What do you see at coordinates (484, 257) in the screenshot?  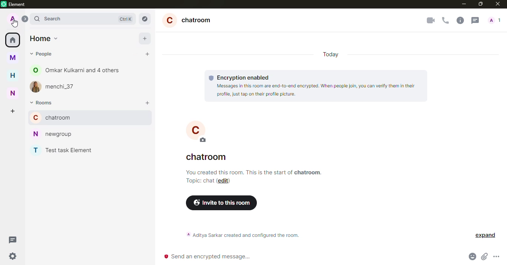 I see `attach` at bounding box center [484, 257].